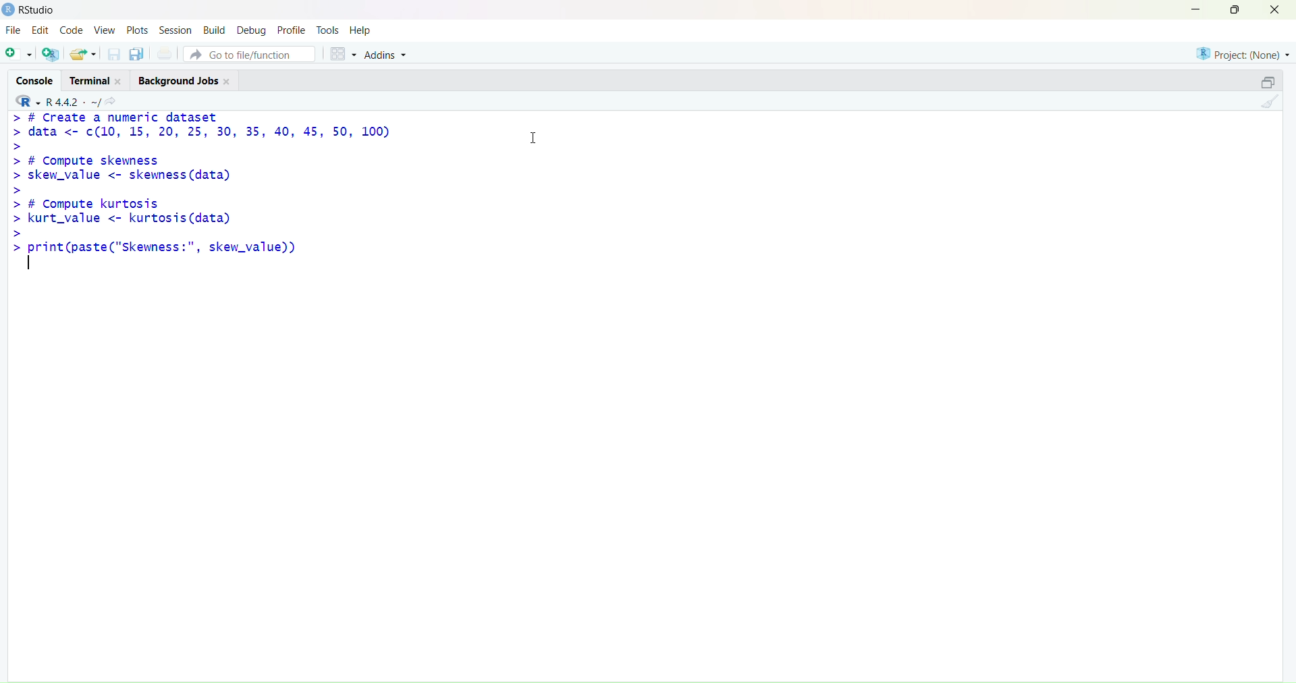 This screenshot has width=1296, height=683. Describe the element at coordinates (364, 29) in the screenshot. I see `Help` at that location.